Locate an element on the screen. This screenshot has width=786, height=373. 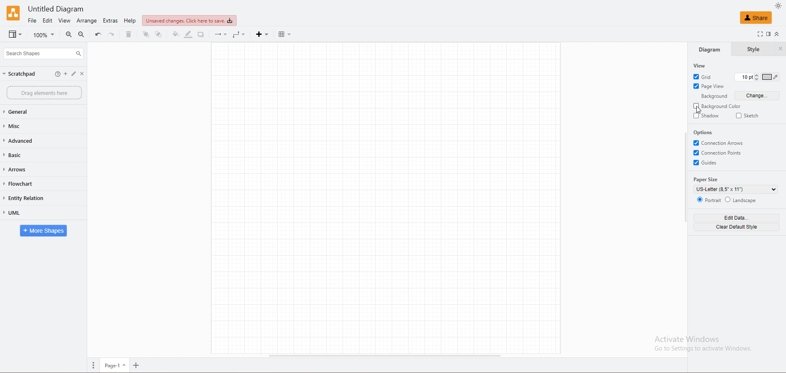
 is located at coordinates (57, 74).